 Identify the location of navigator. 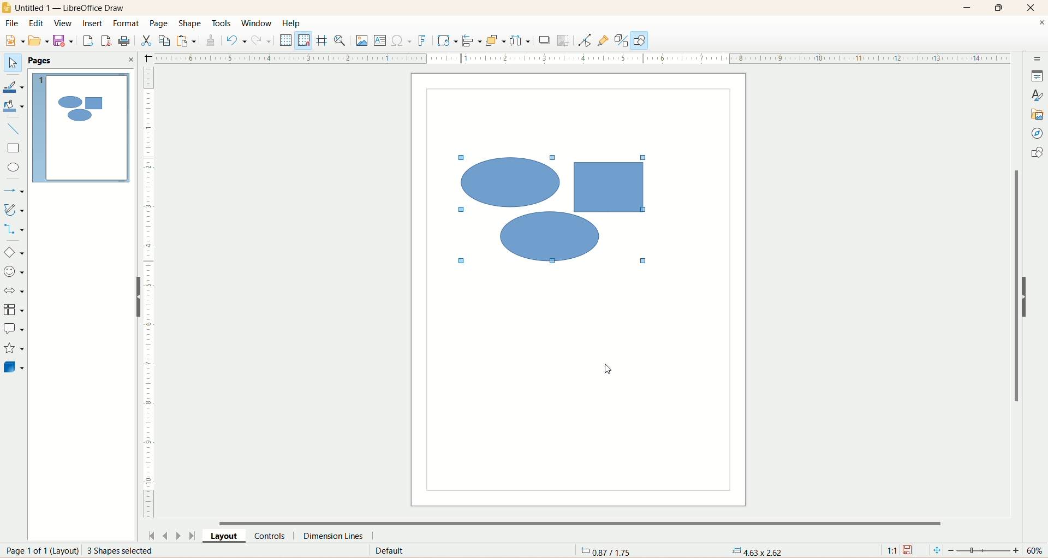
(1038, 134).